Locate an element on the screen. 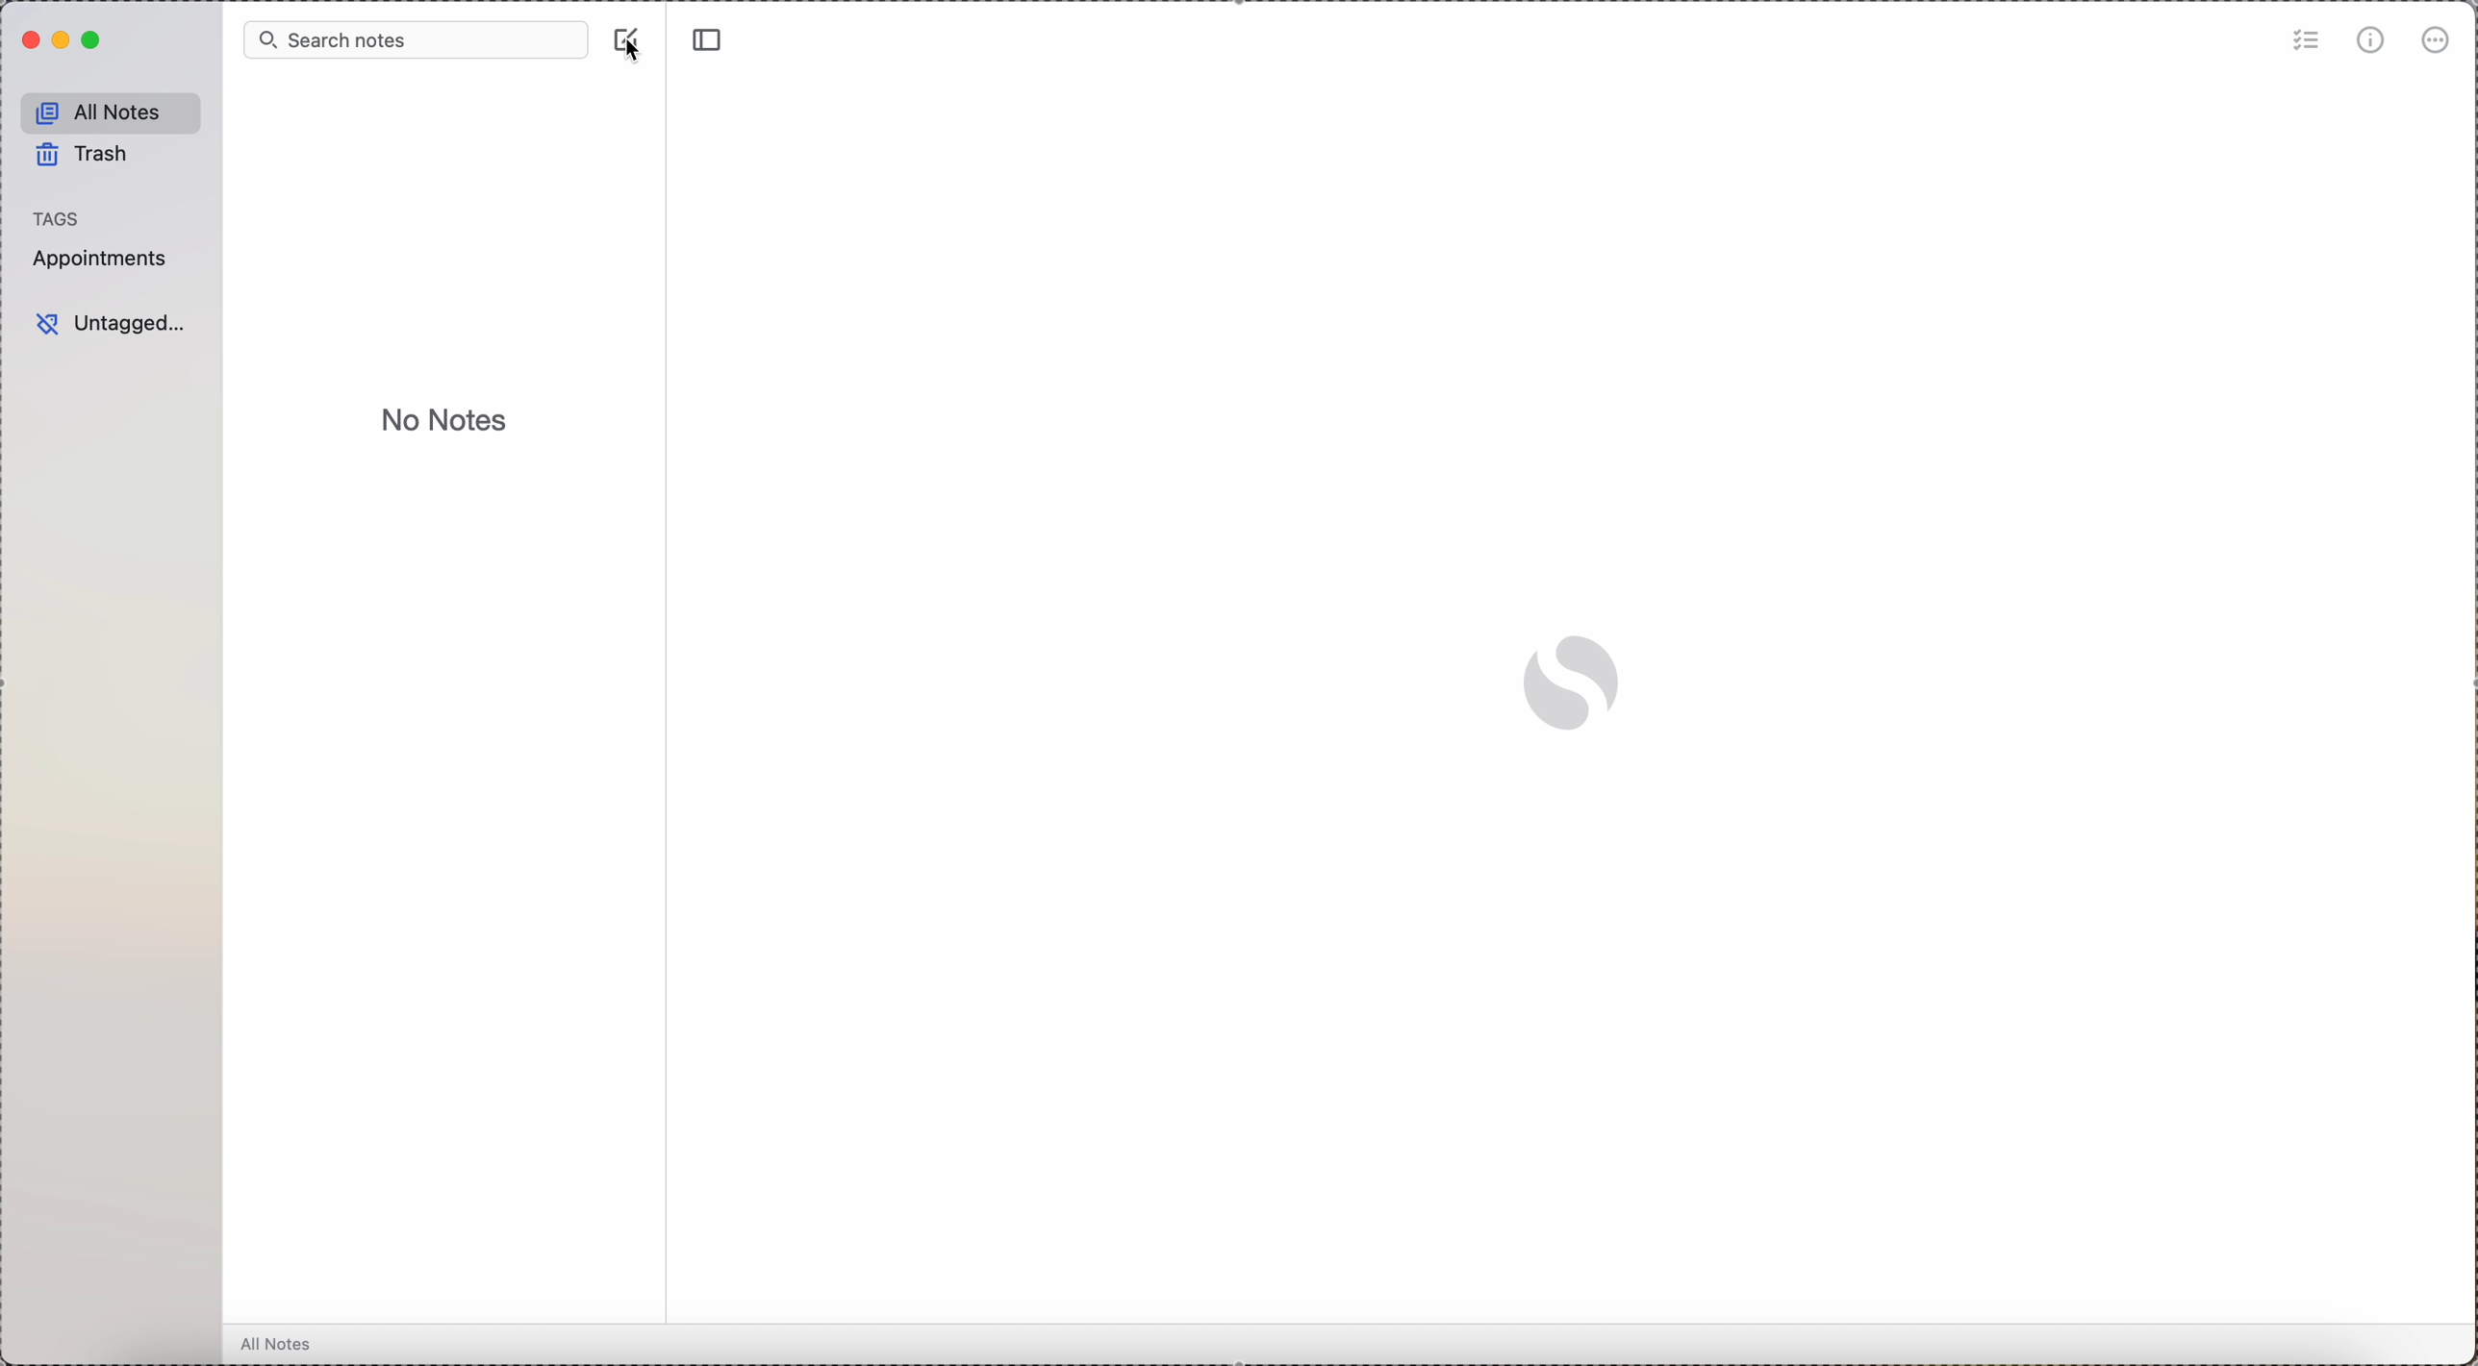  metrics is located at coordinates (2369, 41).